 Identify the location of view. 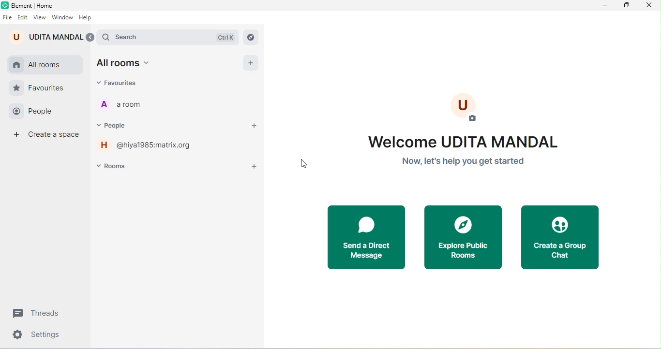
(40, 17).